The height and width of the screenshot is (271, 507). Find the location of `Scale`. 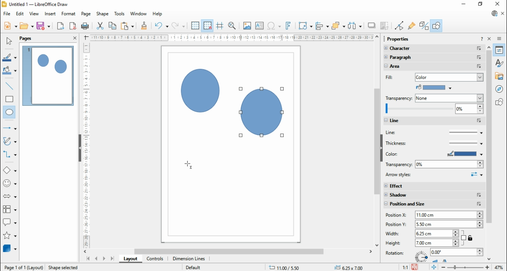

Scale is located at coordinates (86, 144).